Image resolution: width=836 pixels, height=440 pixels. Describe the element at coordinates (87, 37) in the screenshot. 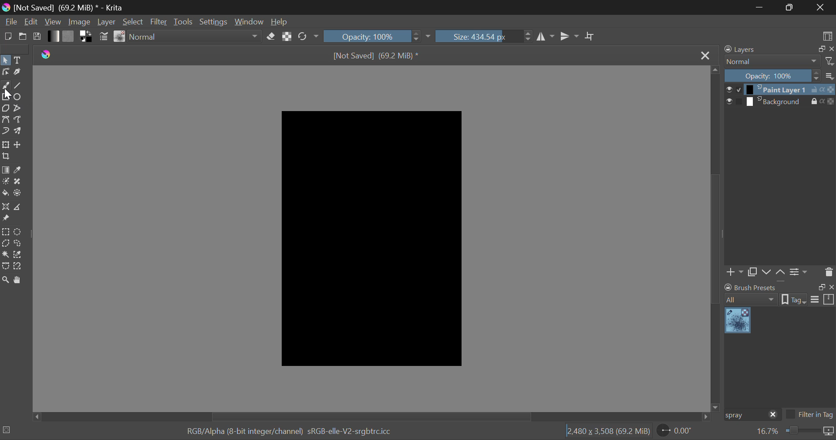

I see `Colors in Use` at that location.